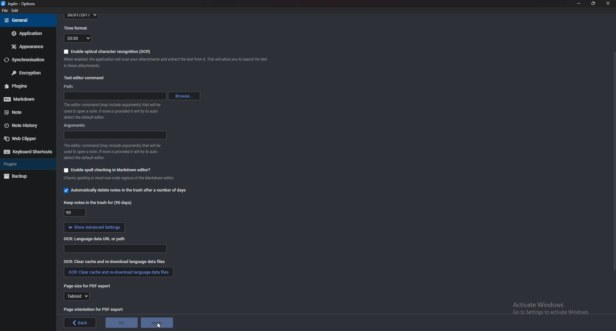 The image size is (616, 331). Describe the element at coordinates (5, 11) in the screenshot. I see `File` at that location.